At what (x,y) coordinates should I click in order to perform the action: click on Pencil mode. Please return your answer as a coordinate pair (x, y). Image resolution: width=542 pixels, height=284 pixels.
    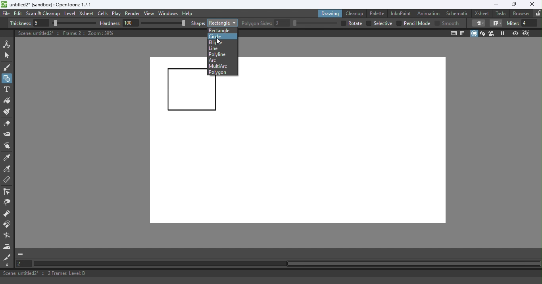
    Looking at the image, I should click on (417, 23).